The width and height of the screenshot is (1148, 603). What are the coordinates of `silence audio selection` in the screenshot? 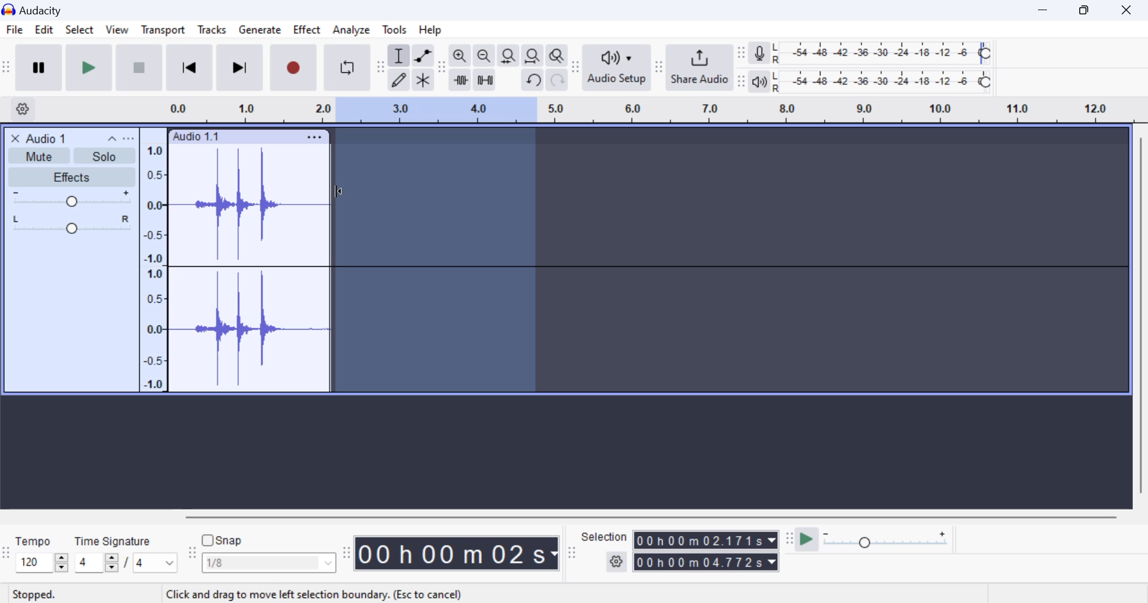 It's located at (485, 81).